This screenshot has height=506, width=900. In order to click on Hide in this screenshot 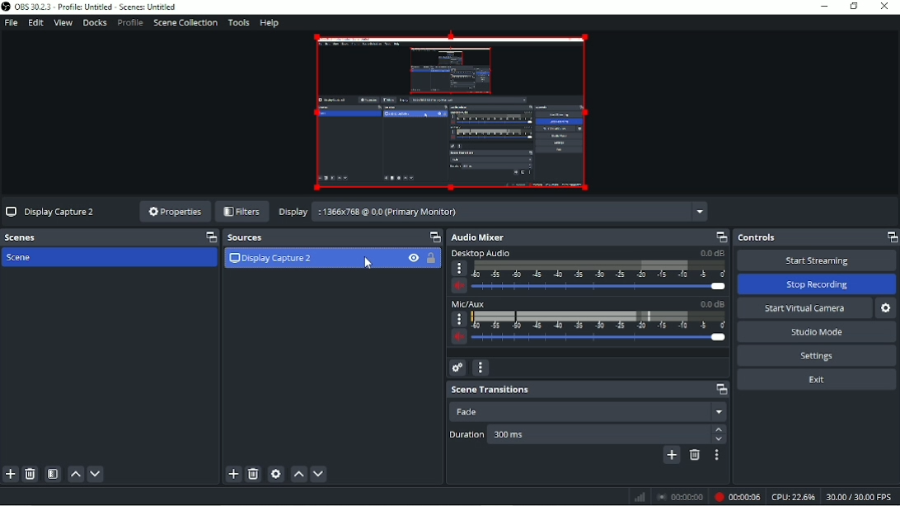, I will do `click(412, 258)`.